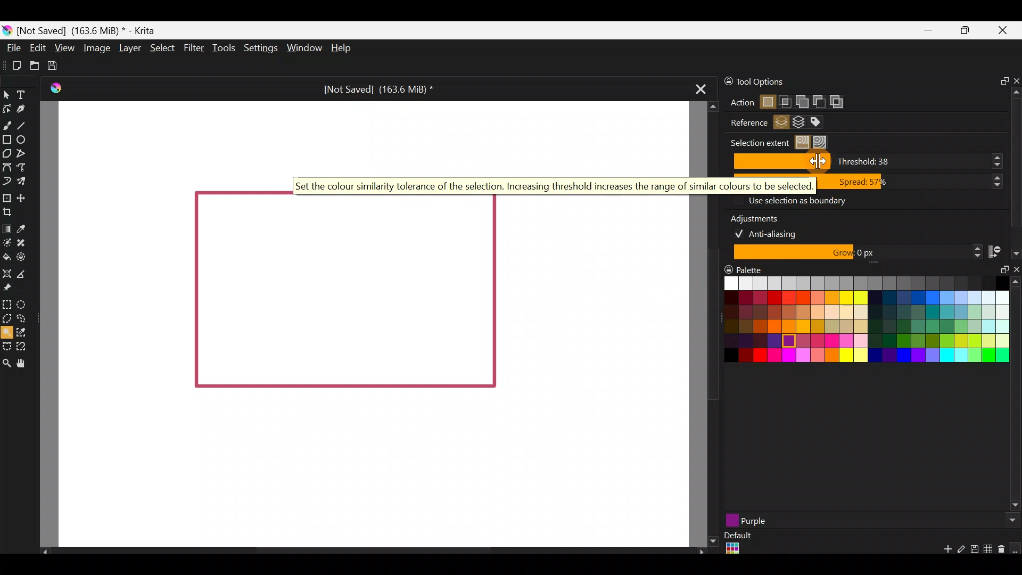 The height and width of the screenshot is (575, 1022). What do you see at coordinates (830, 160) in the screenshot?
I see `Cursor` at bounding box center [830, 160].